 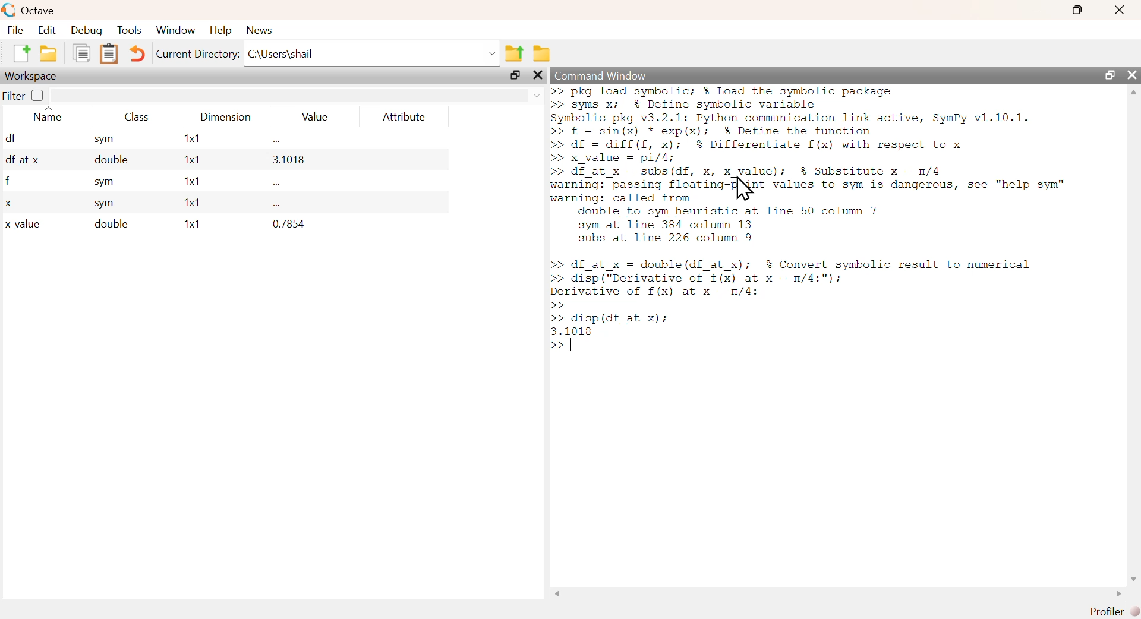 I want to click on Help, so click(x=219, y=30).